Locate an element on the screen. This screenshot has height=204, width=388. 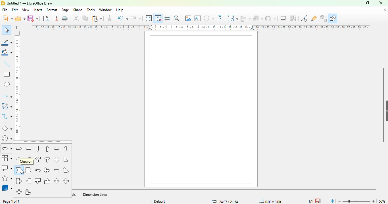
default is located at coordinates (160, 201).